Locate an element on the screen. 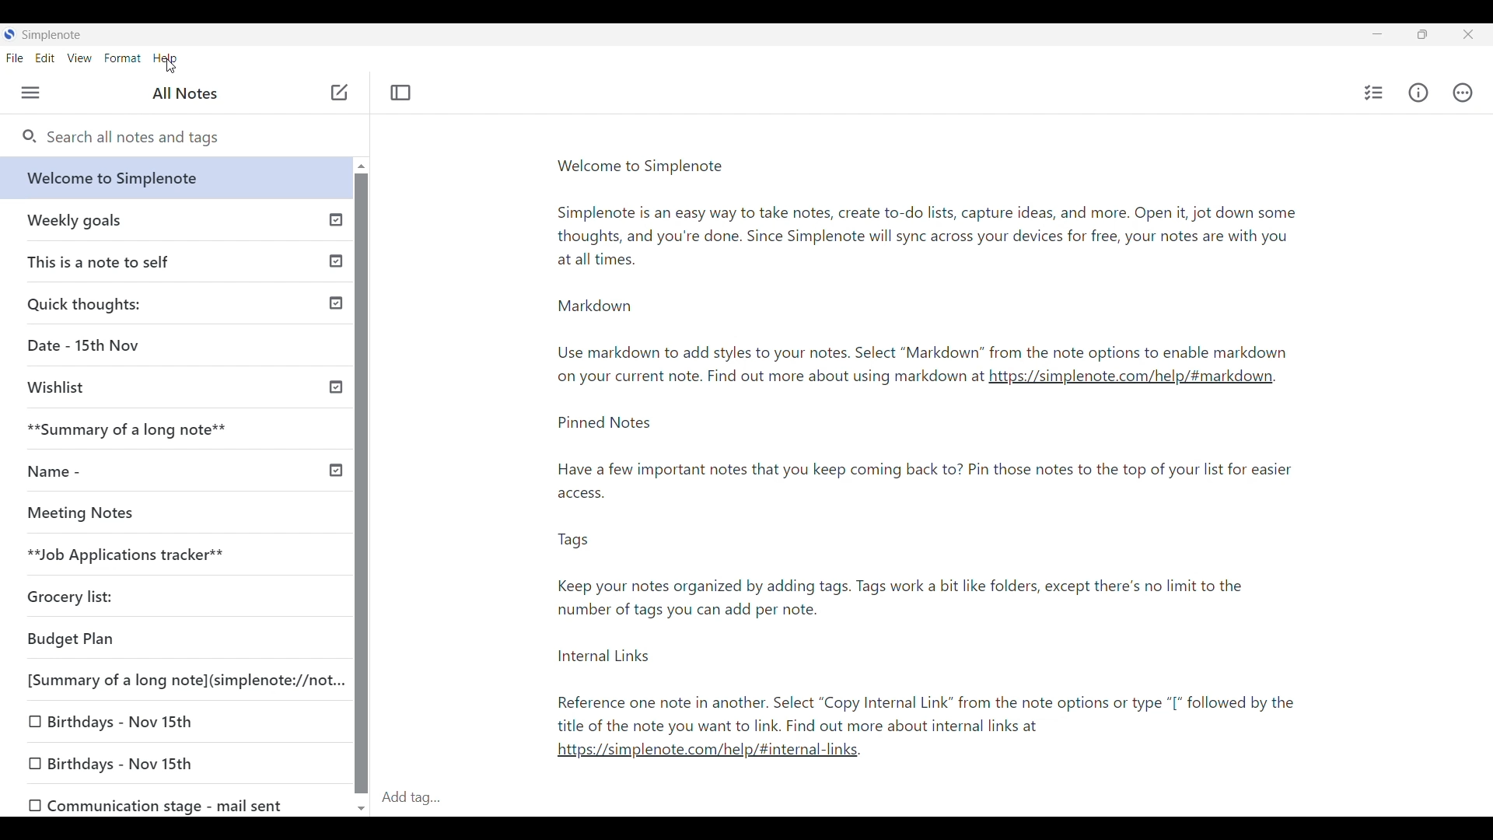 This screenshot has width=1493, height=840. Published is located at coordinates (337, 301).